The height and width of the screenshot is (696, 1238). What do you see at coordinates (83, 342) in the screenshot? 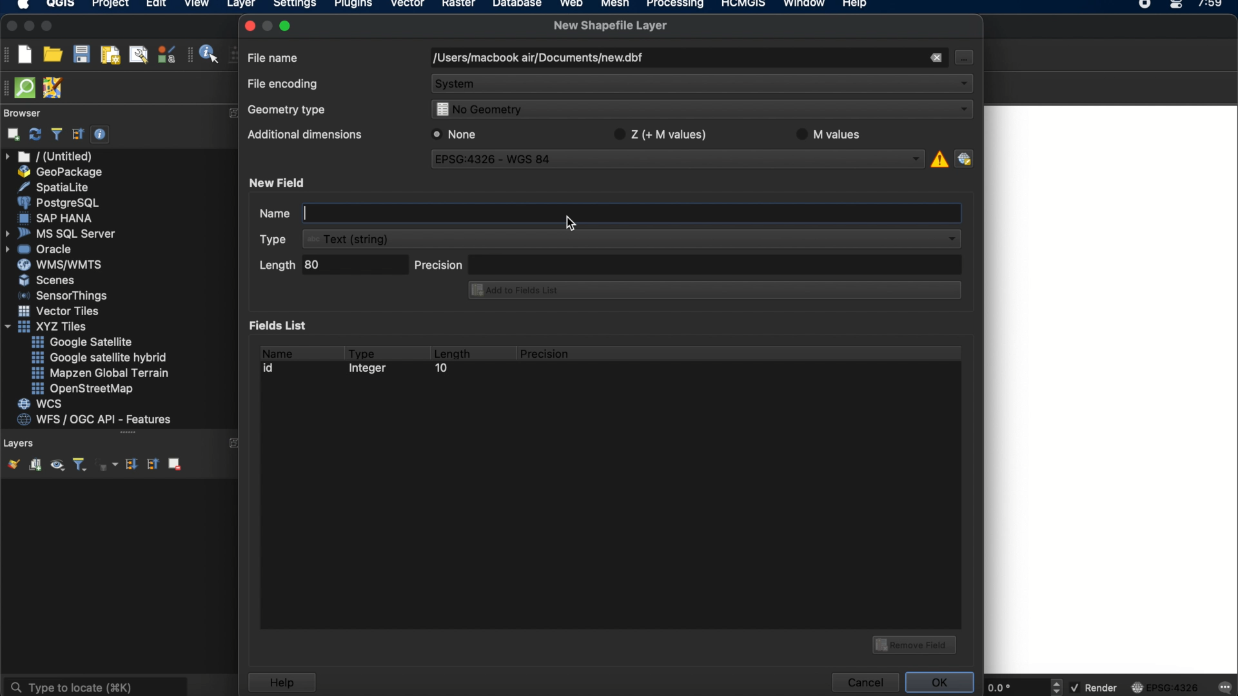
I see `google satellite` at bounding box center [83, 342].